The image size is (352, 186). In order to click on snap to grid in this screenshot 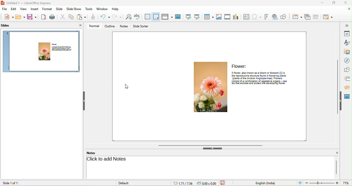, I will do `click(156, 17)`.